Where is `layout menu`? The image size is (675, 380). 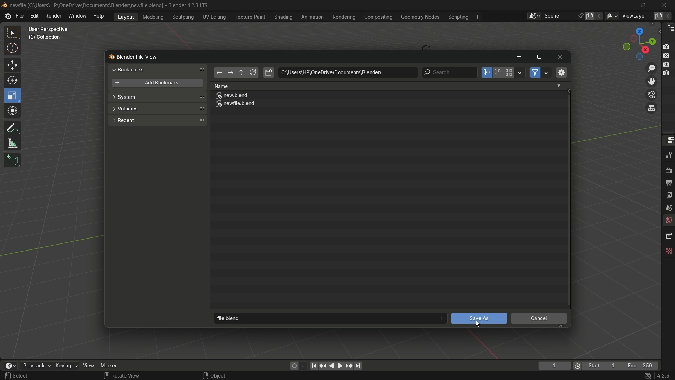 layout menu is located at coordinates (126, 16).